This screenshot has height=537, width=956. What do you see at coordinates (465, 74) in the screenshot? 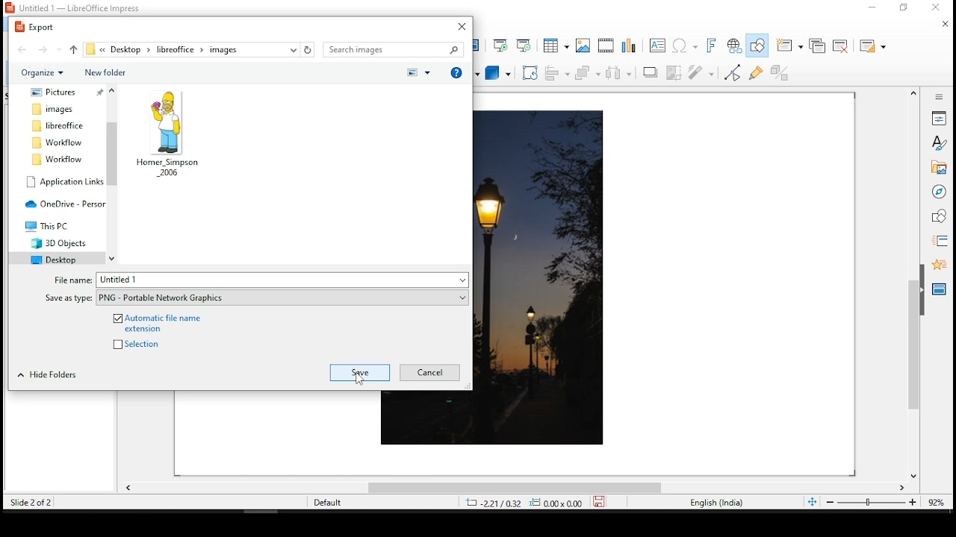
I see `stars and banners` at bounding box center [465, 74].